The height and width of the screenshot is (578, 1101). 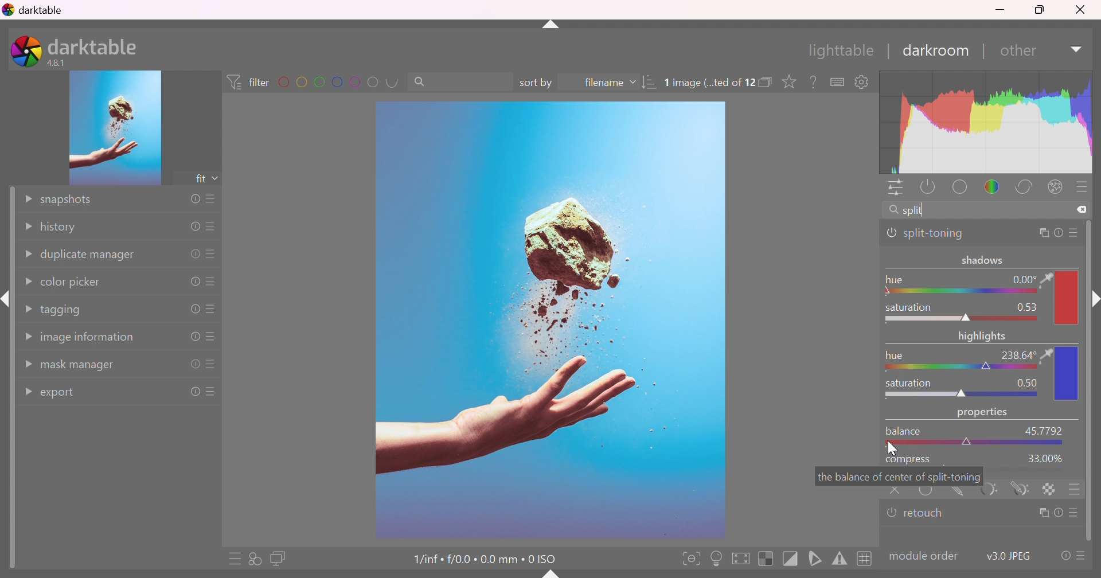 What do you see at coordinates (68, 201) in the screenshot?
I see `snapshots` at bounding box center [68, 201].